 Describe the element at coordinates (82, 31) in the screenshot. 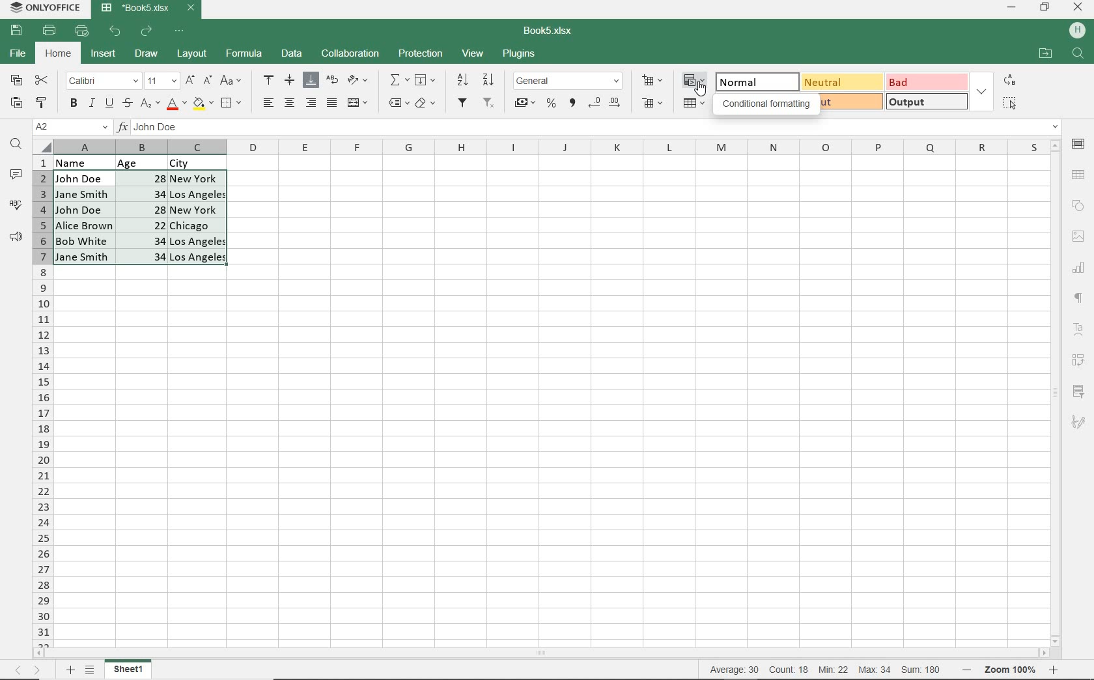

I see `QUICK PRINT` at that location.